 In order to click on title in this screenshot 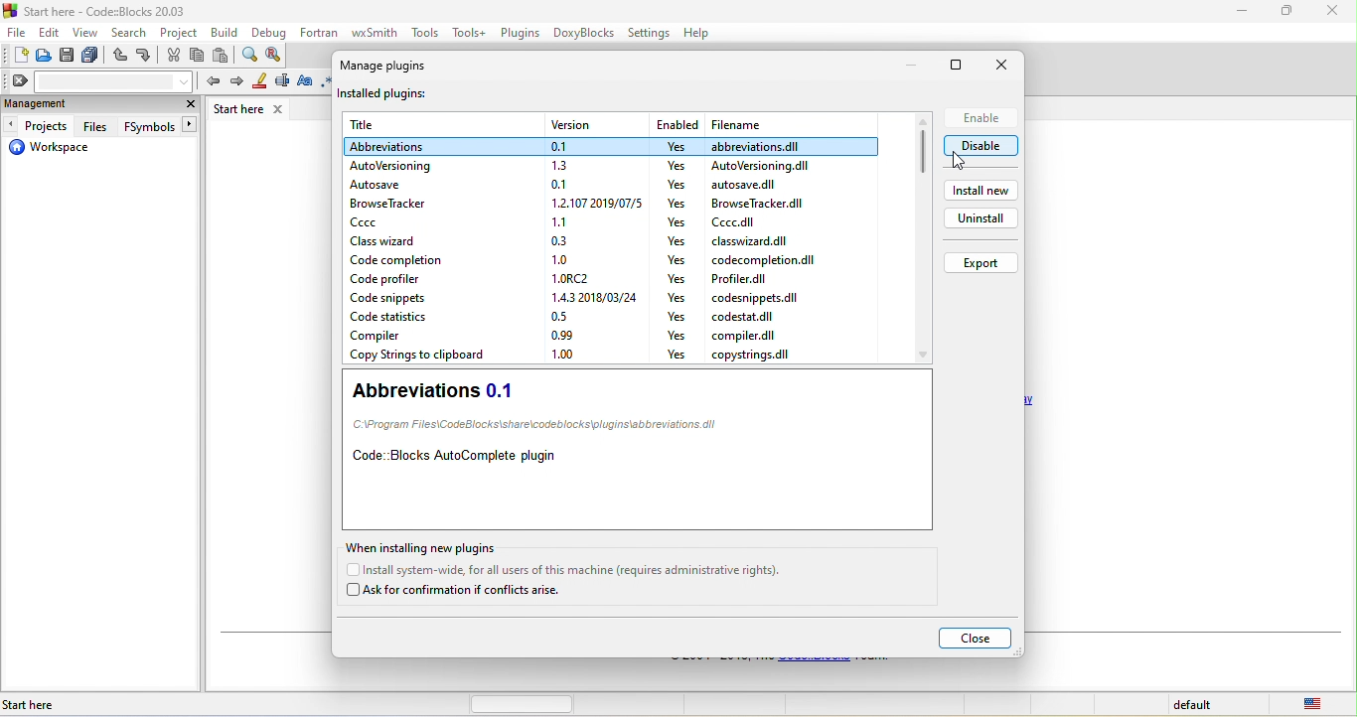, I will do `click(429, 125)`.